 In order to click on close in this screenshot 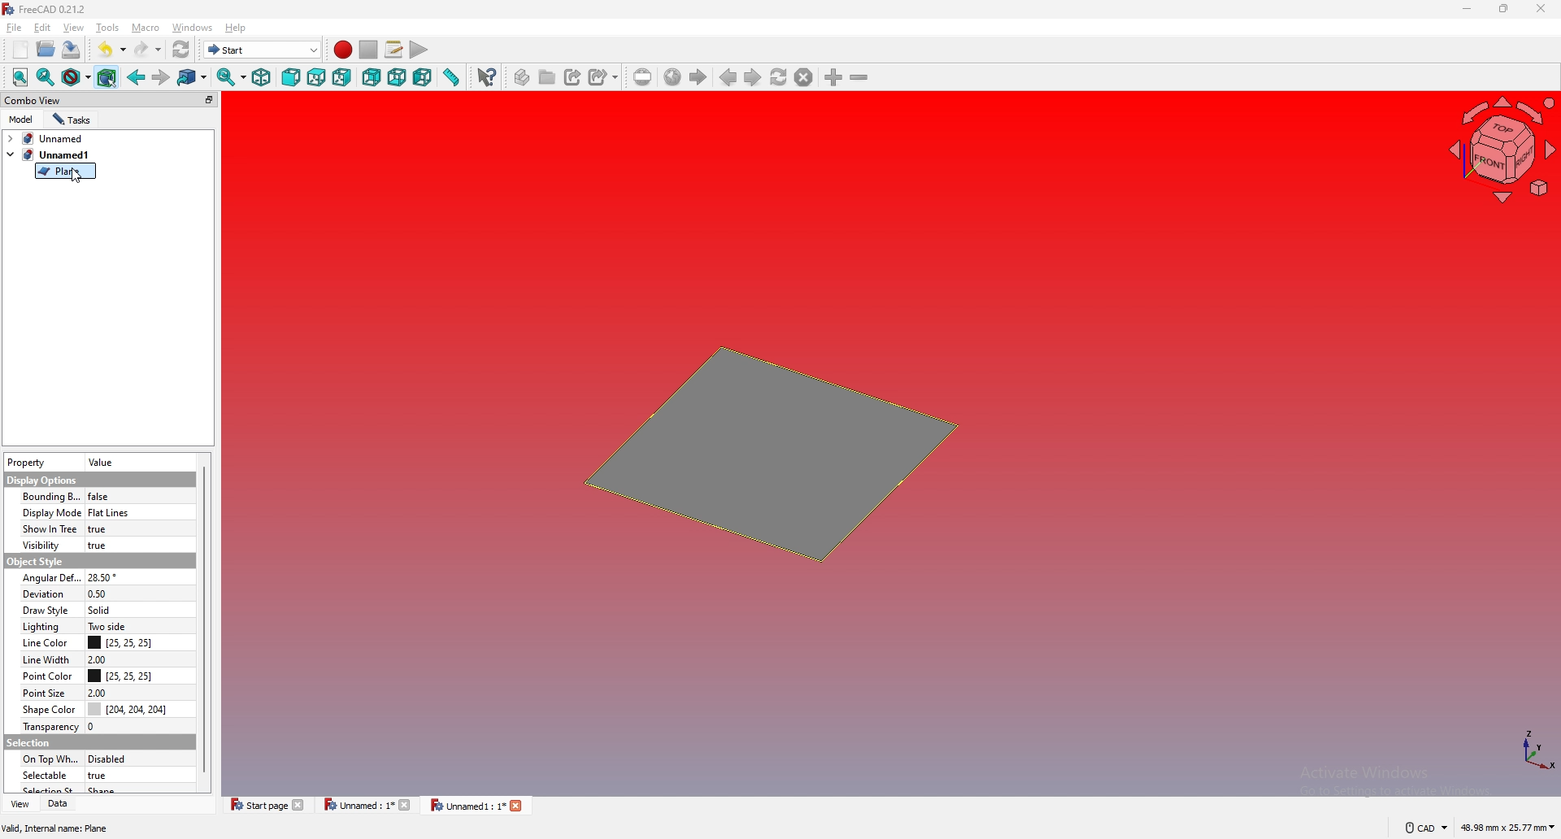, I will do `click(1539, 9)`.